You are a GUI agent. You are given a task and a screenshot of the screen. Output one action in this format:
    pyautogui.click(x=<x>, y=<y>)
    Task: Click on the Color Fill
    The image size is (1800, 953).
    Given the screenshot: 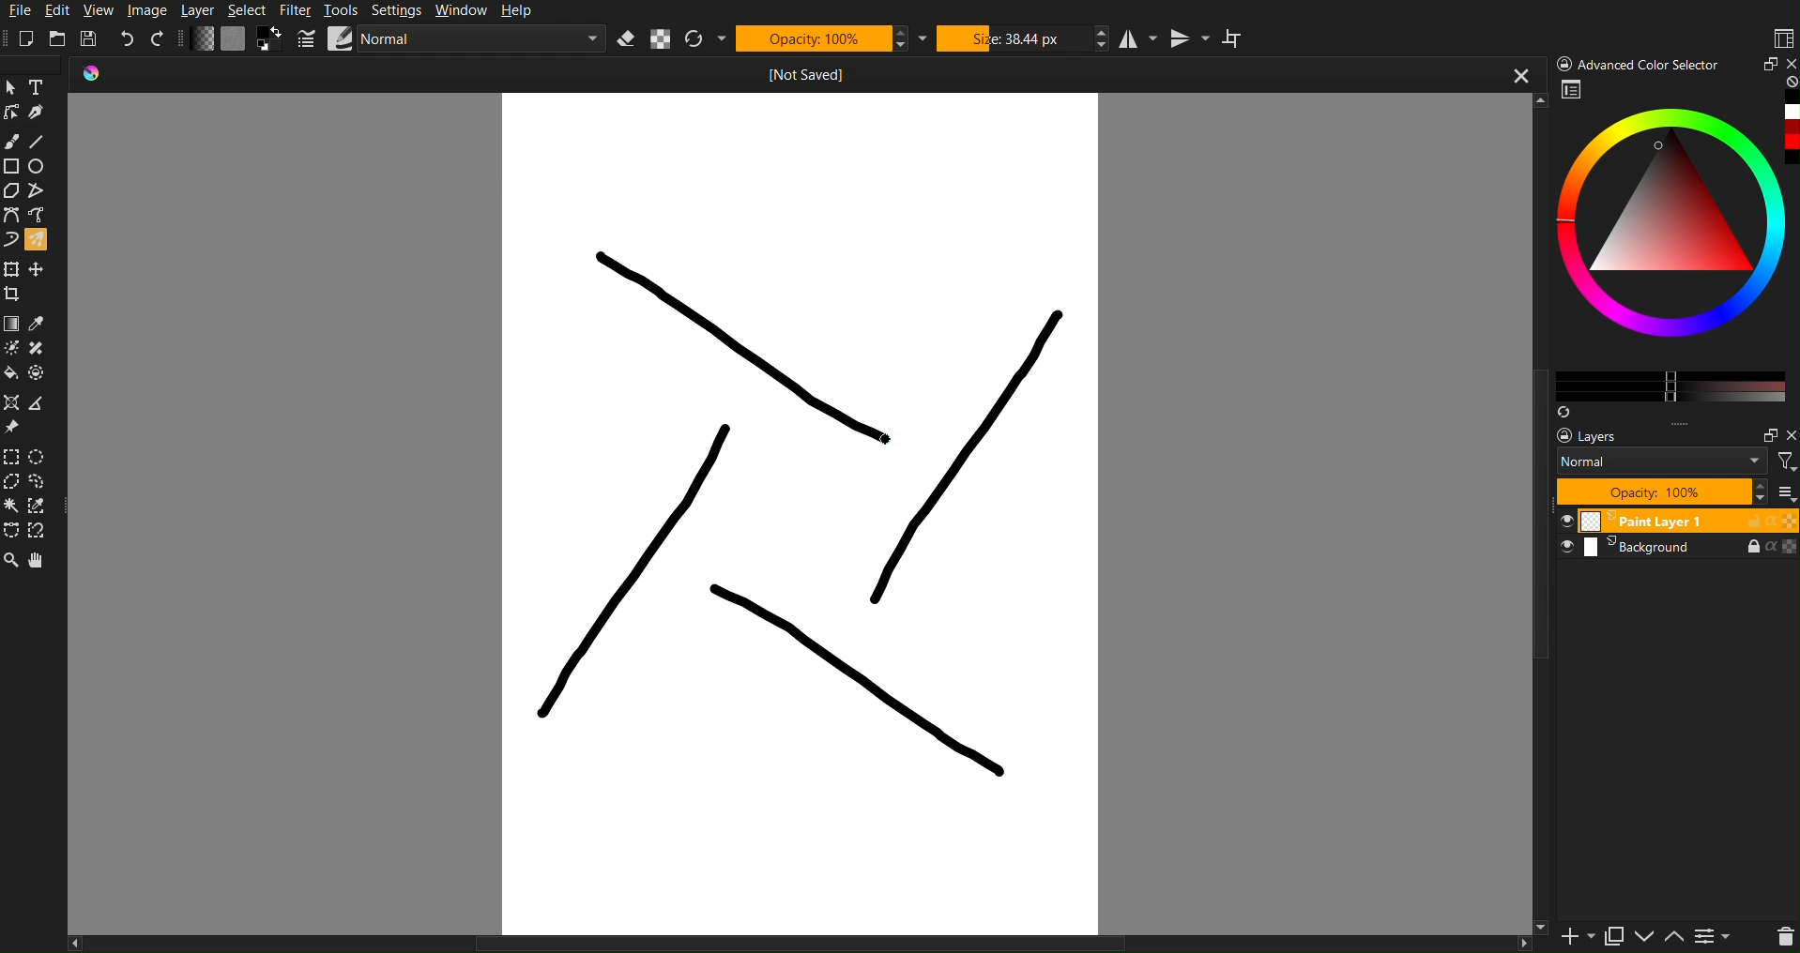 What is the action you would take?
    pyautogui.click(x=13, y=377)
    